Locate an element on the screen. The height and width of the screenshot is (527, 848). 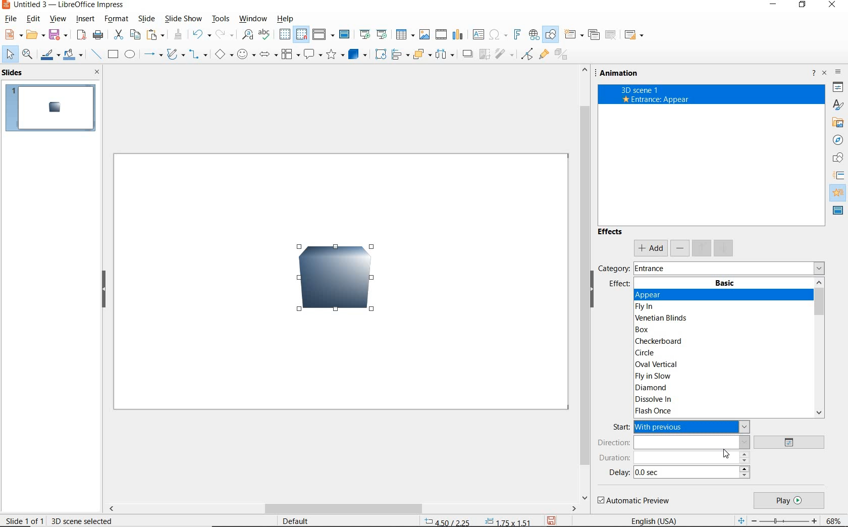
FLASH ONCE is located at coordinates (655, 411).